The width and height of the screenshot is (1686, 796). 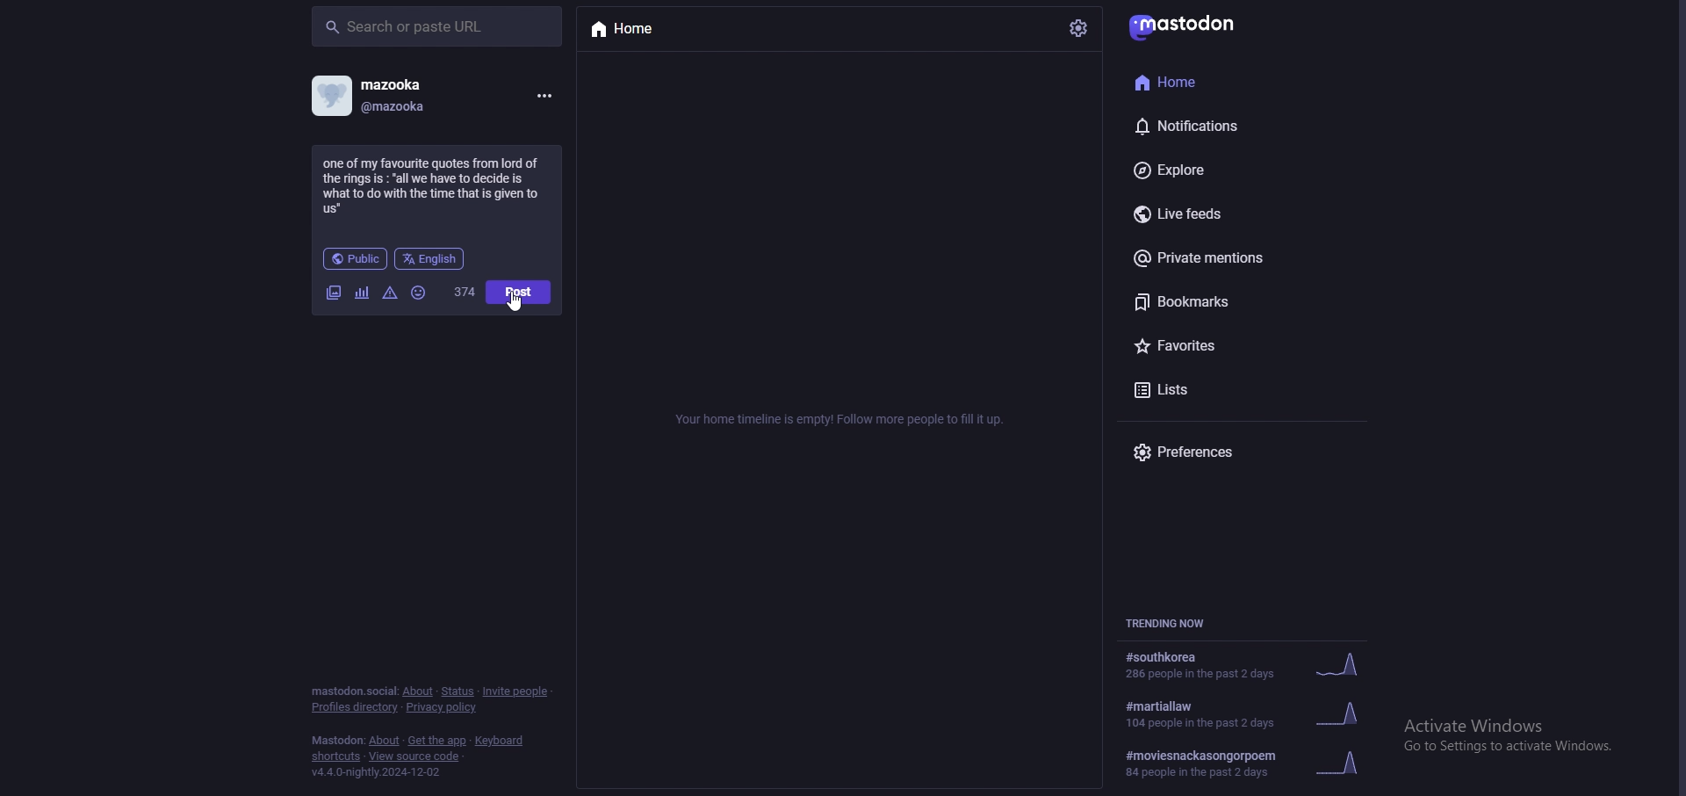 What do you see at coordinates (845, 422) in the screenshot?
I see `Your home timeline is empty! Follow more people to fill it up.` at bounding box center [845, 422].